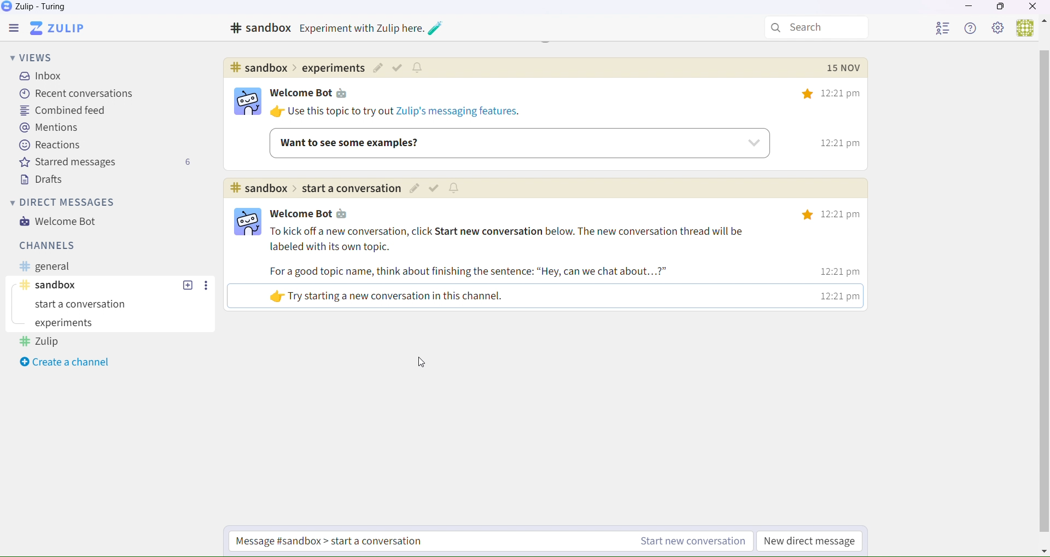 The image size is (1050, 557). What do you see at coordinates (435, 188) in the screenshot?
I see `` at bounding box center [435, 188].